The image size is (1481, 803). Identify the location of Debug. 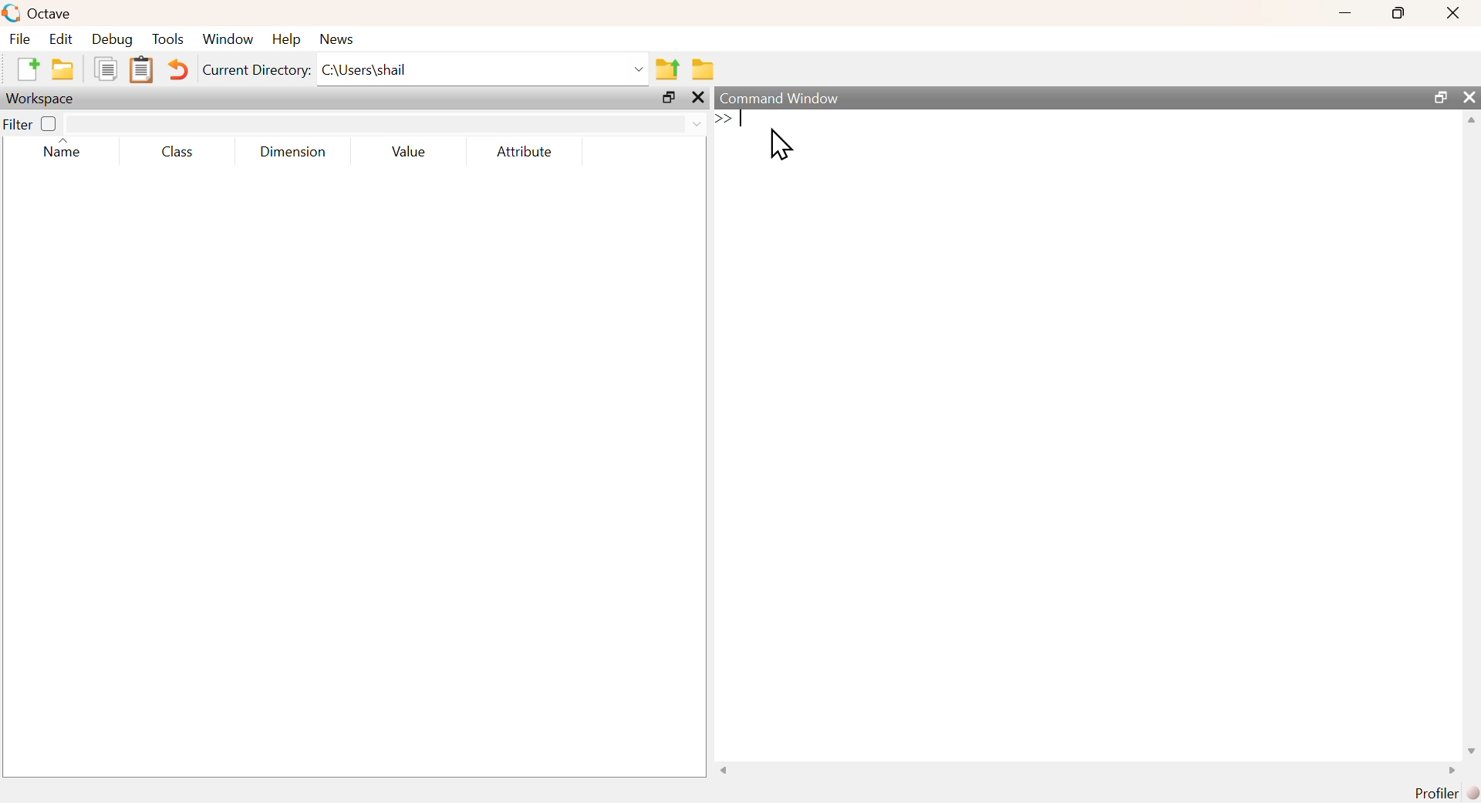
(111, 40).